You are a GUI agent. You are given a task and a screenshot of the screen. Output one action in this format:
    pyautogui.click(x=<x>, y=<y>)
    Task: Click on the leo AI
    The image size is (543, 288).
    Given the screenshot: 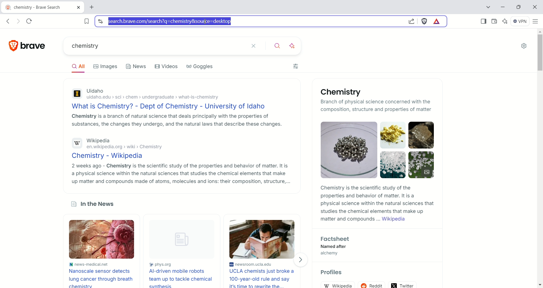 What is the action you would take?
    pyautogui.click(x=294, y=46)
    